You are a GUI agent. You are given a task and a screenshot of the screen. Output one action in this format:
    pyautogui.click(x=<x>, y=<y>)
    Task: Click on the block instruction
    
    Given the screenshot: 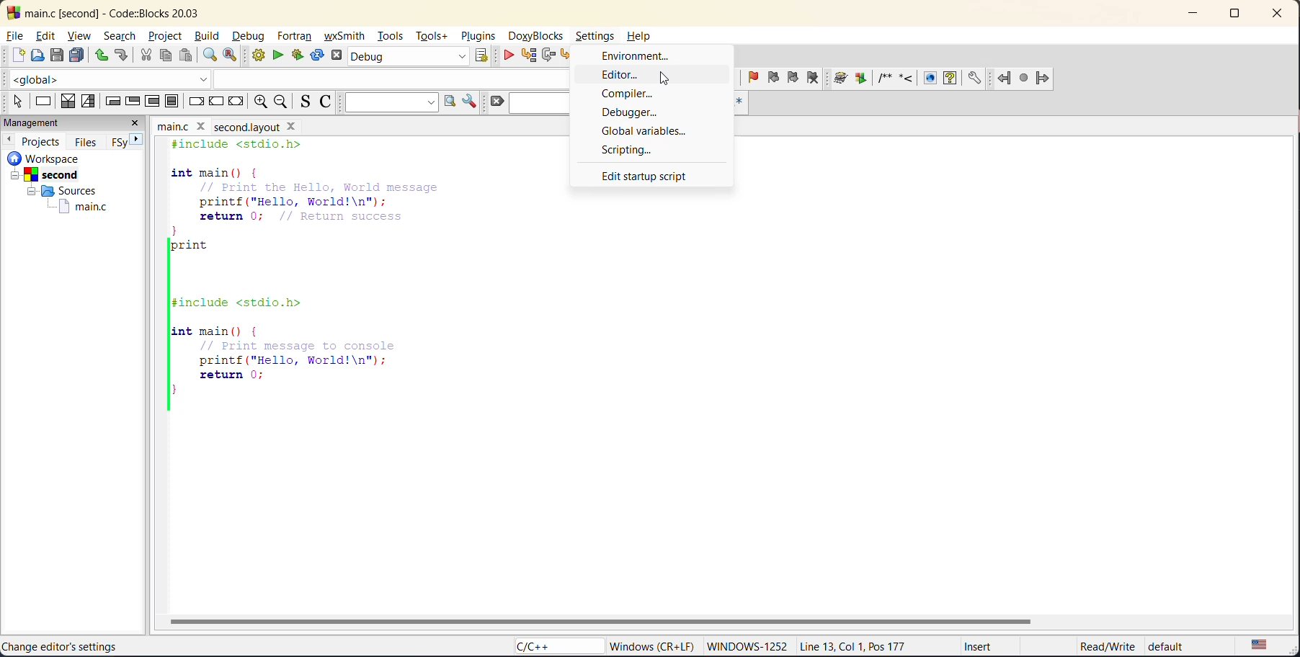 What is the action you would take?
    pyautogui.click(x=172, y=102)
    